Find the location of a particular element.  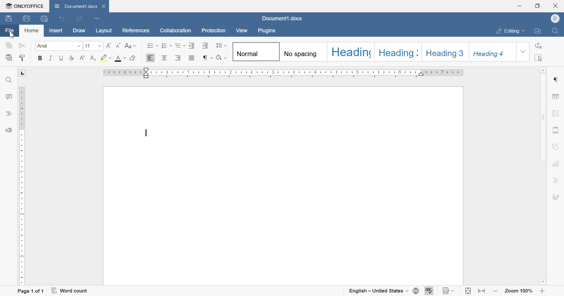

justified is located at coordinates (193, 58).